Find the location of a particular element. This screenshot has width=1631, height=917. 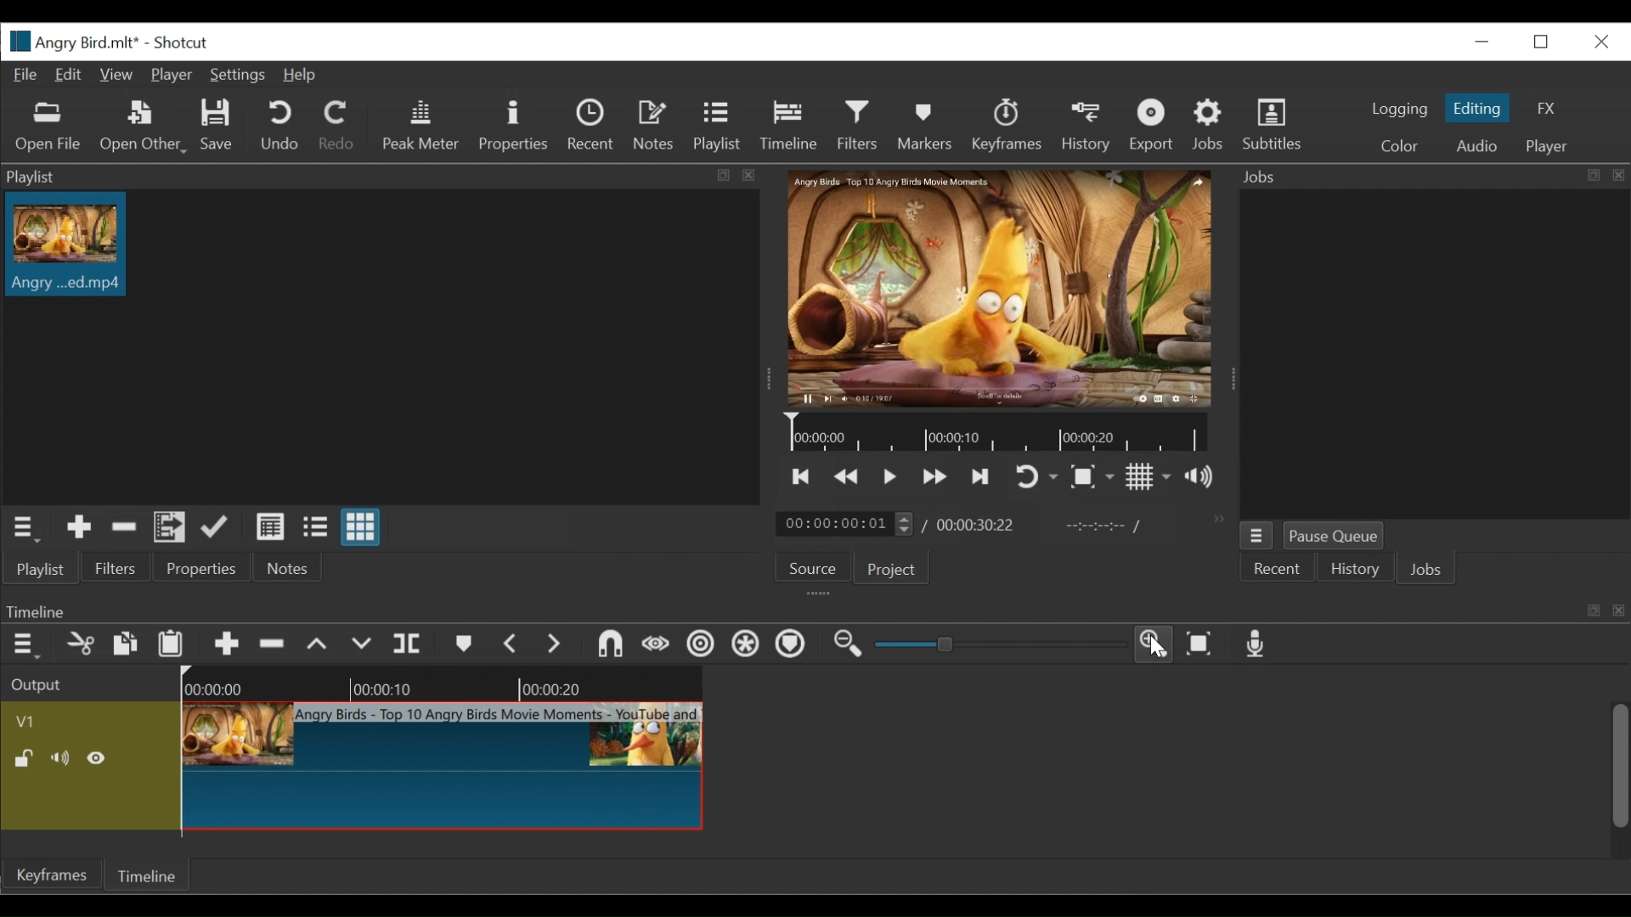

Show volume control is located at coordinates (1202, 478).